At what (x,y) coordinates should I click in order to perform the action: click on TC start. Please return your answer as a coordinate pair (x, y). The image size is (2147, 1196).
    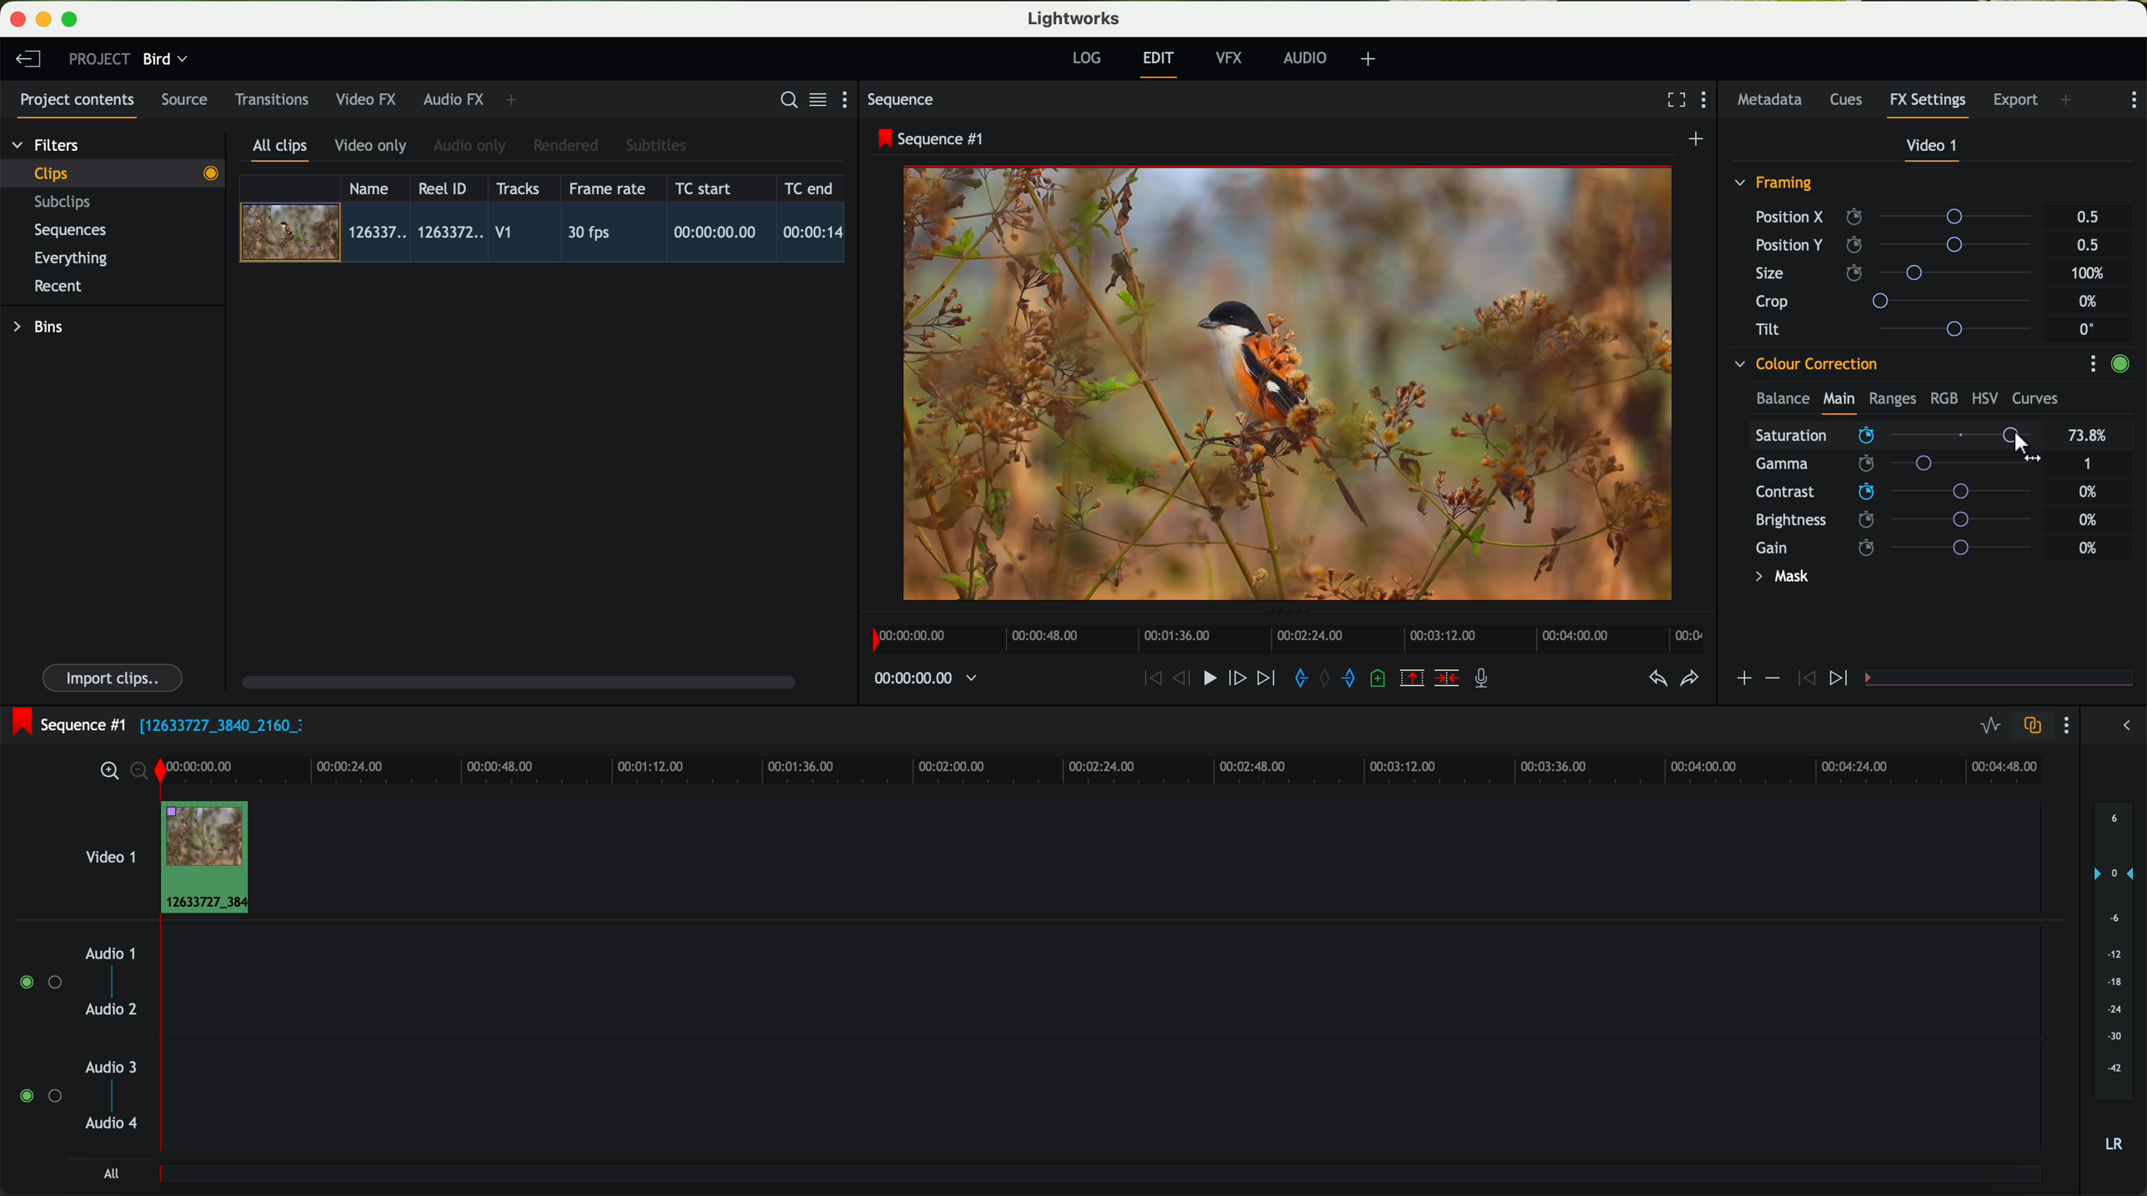
    Looking at the image, I should click on (705, 188).